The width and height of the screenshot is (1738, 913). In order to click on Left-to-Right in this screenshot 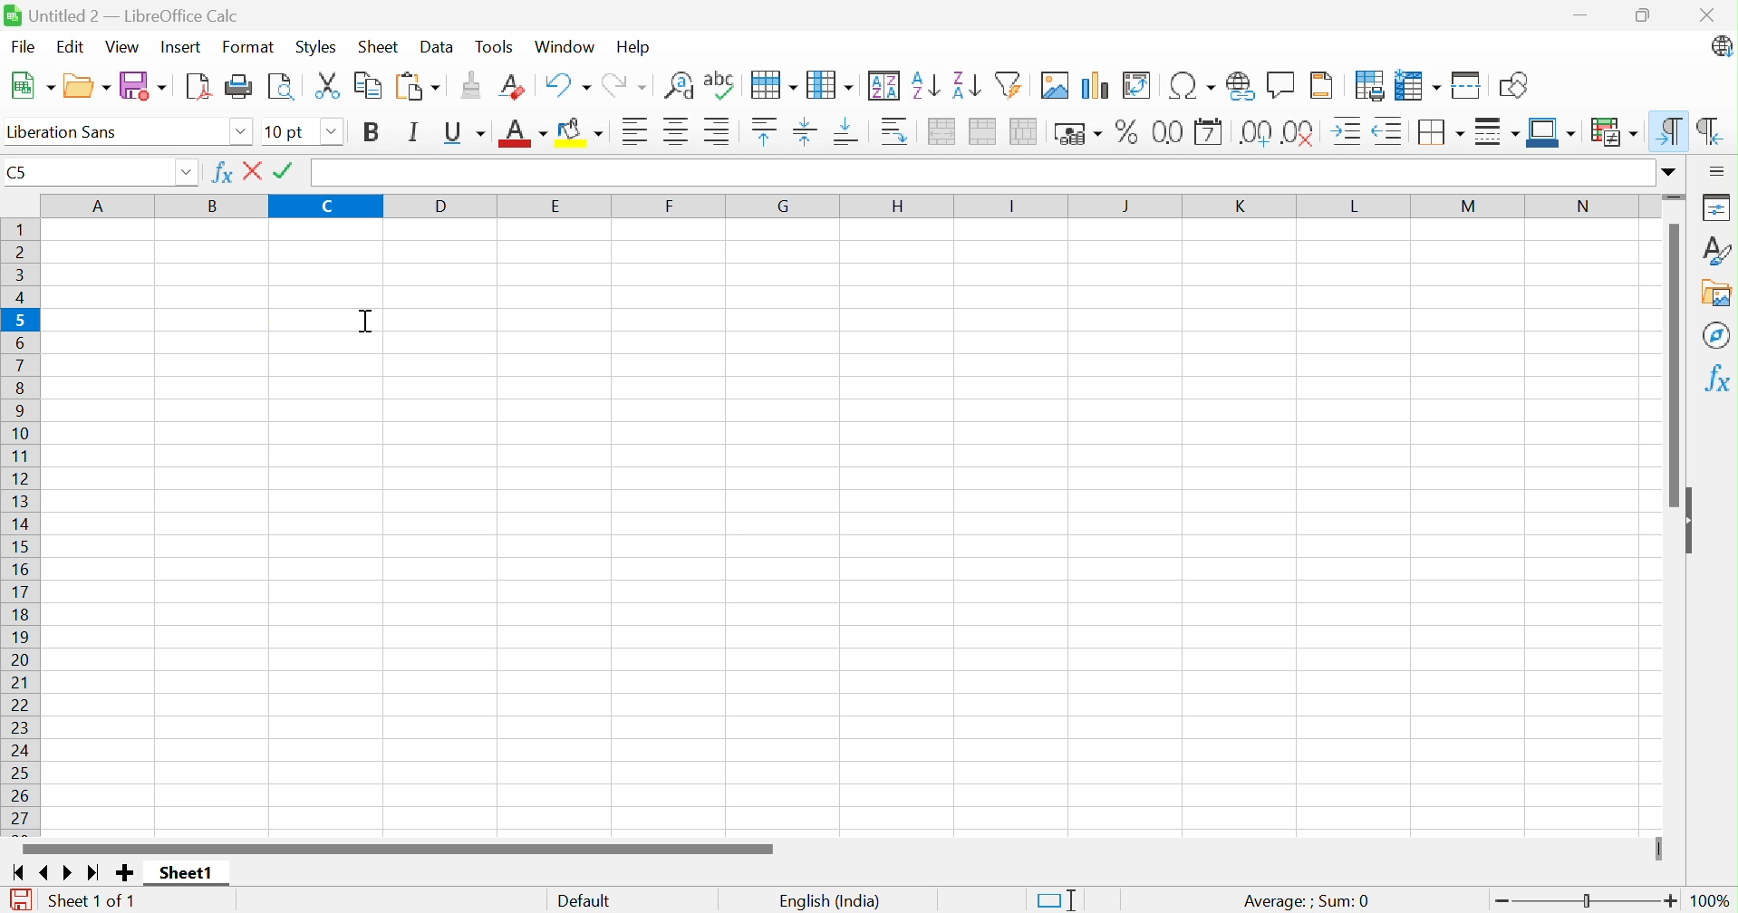, I will do `click(1670, 132)`.